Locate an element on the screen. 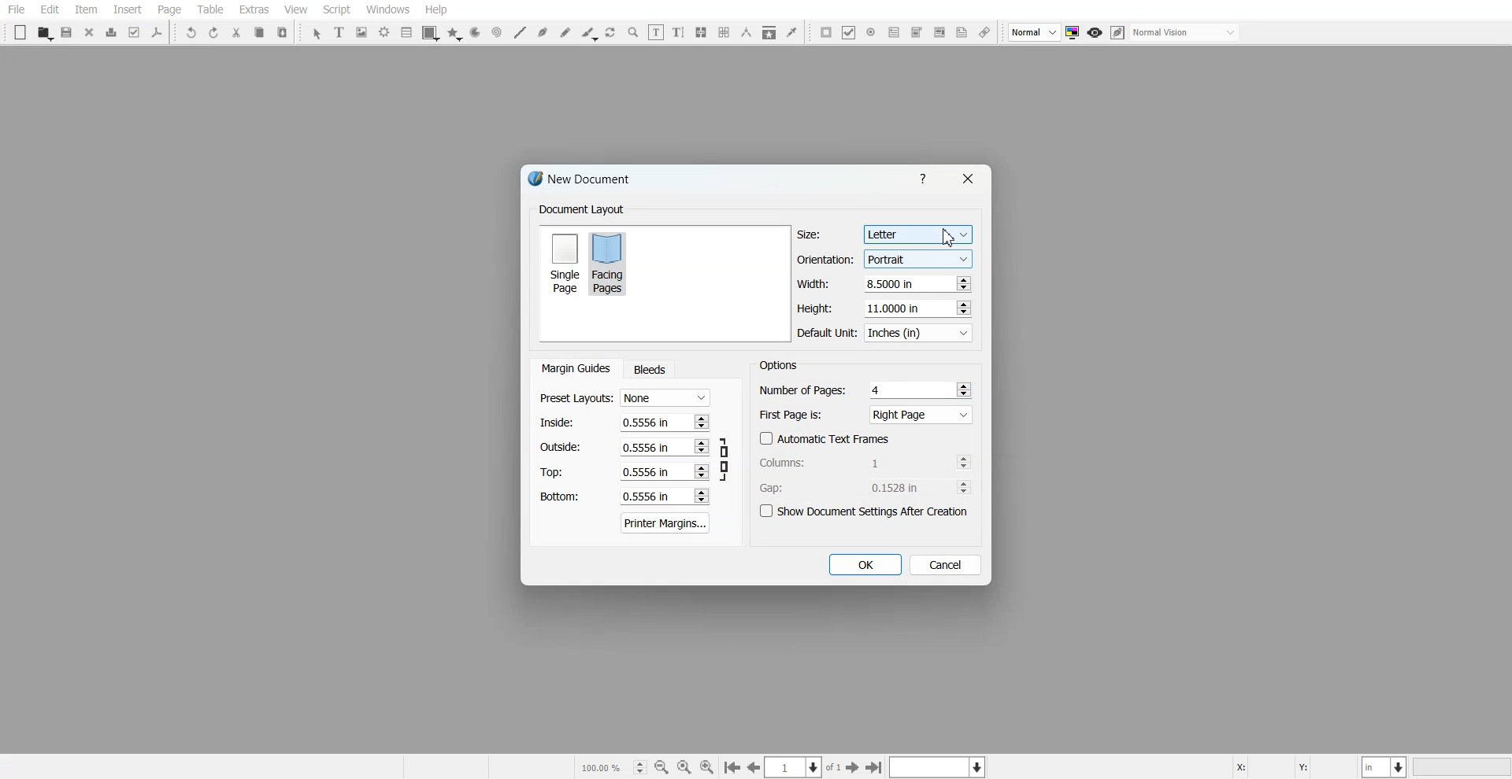 This screenshot has width=1512, height=779. Orientation is located at coordinates (885, 260).